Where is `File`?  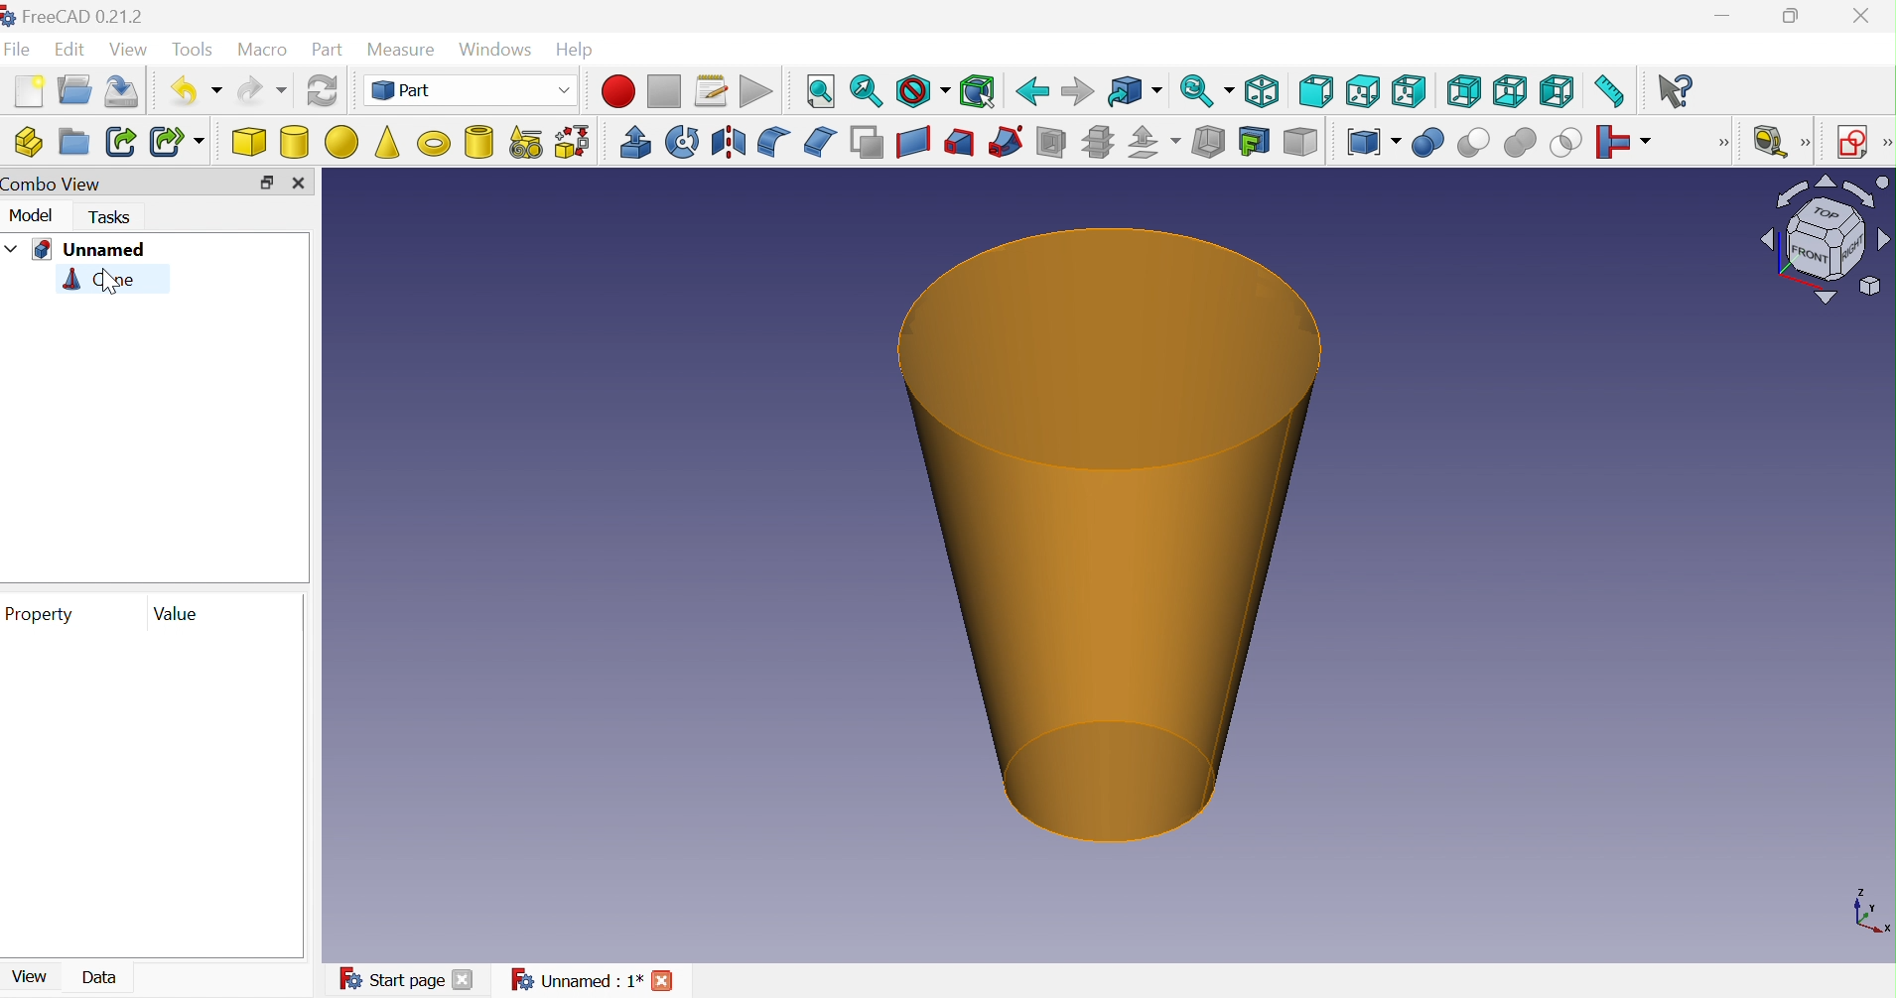
File is located at coordinates (18, 50).